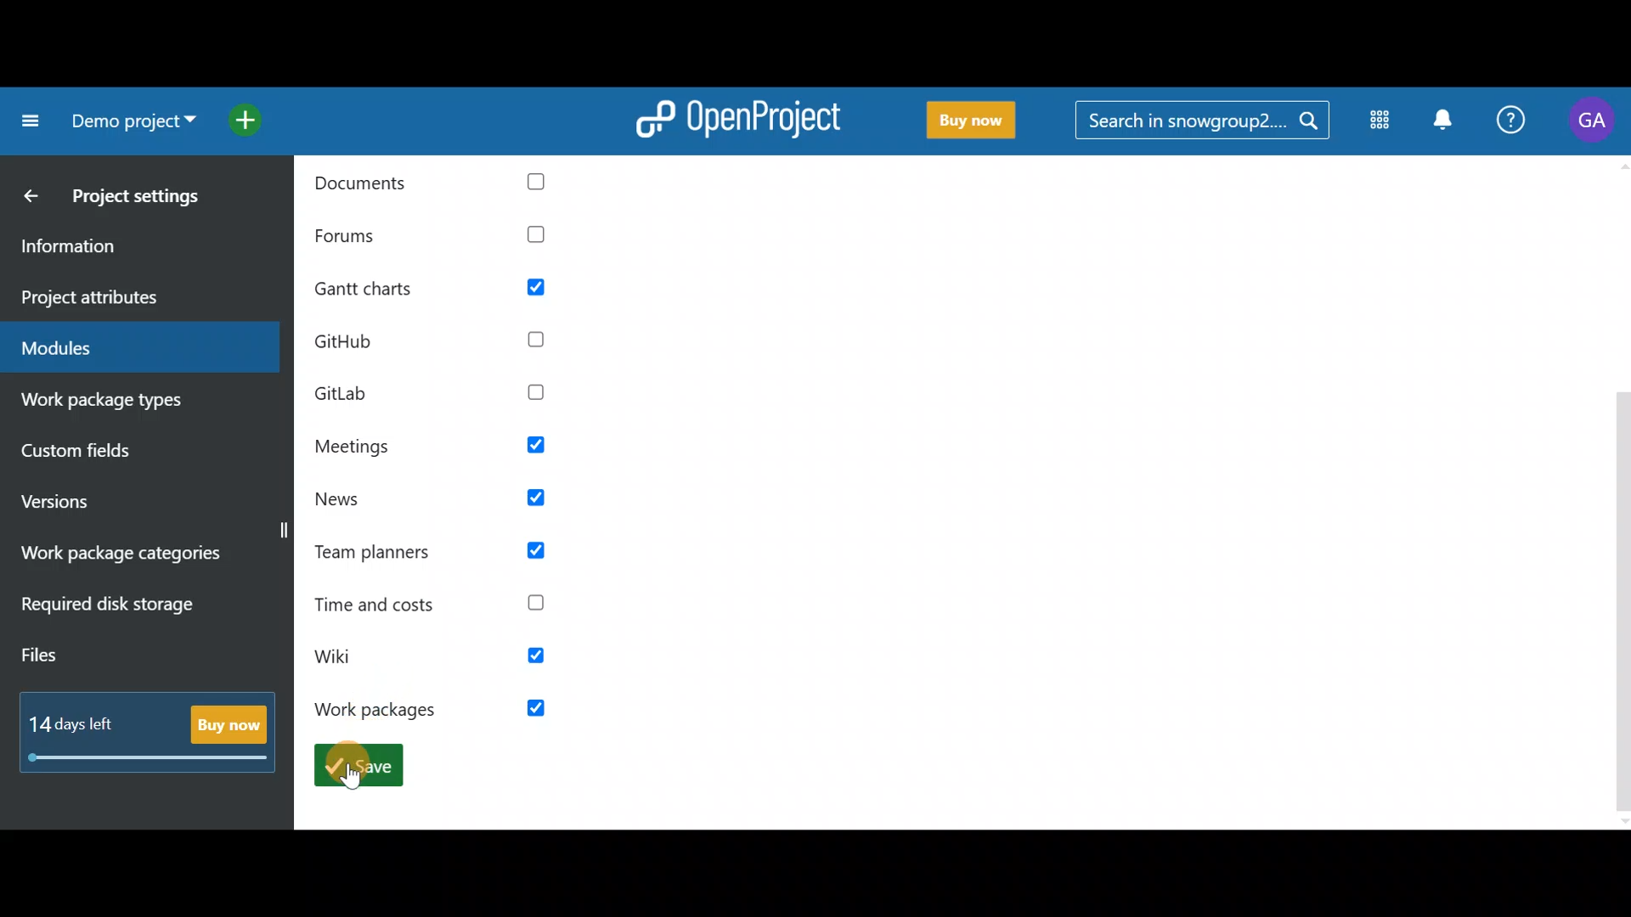 The image size is (1631, 917). I want to click on Time and costs, so click(437, 603).